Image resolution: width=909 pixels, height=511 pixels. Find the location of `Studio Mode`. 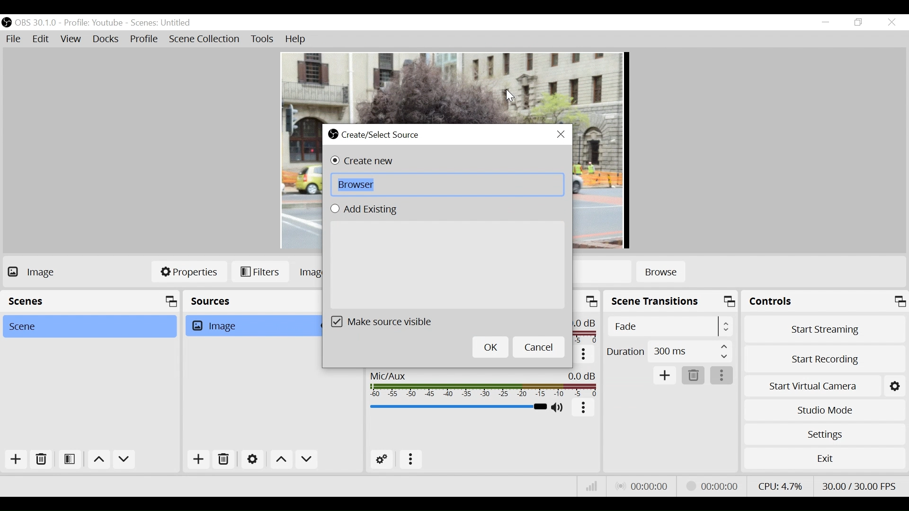

Studio Mode is located at coordinates (825, 410).